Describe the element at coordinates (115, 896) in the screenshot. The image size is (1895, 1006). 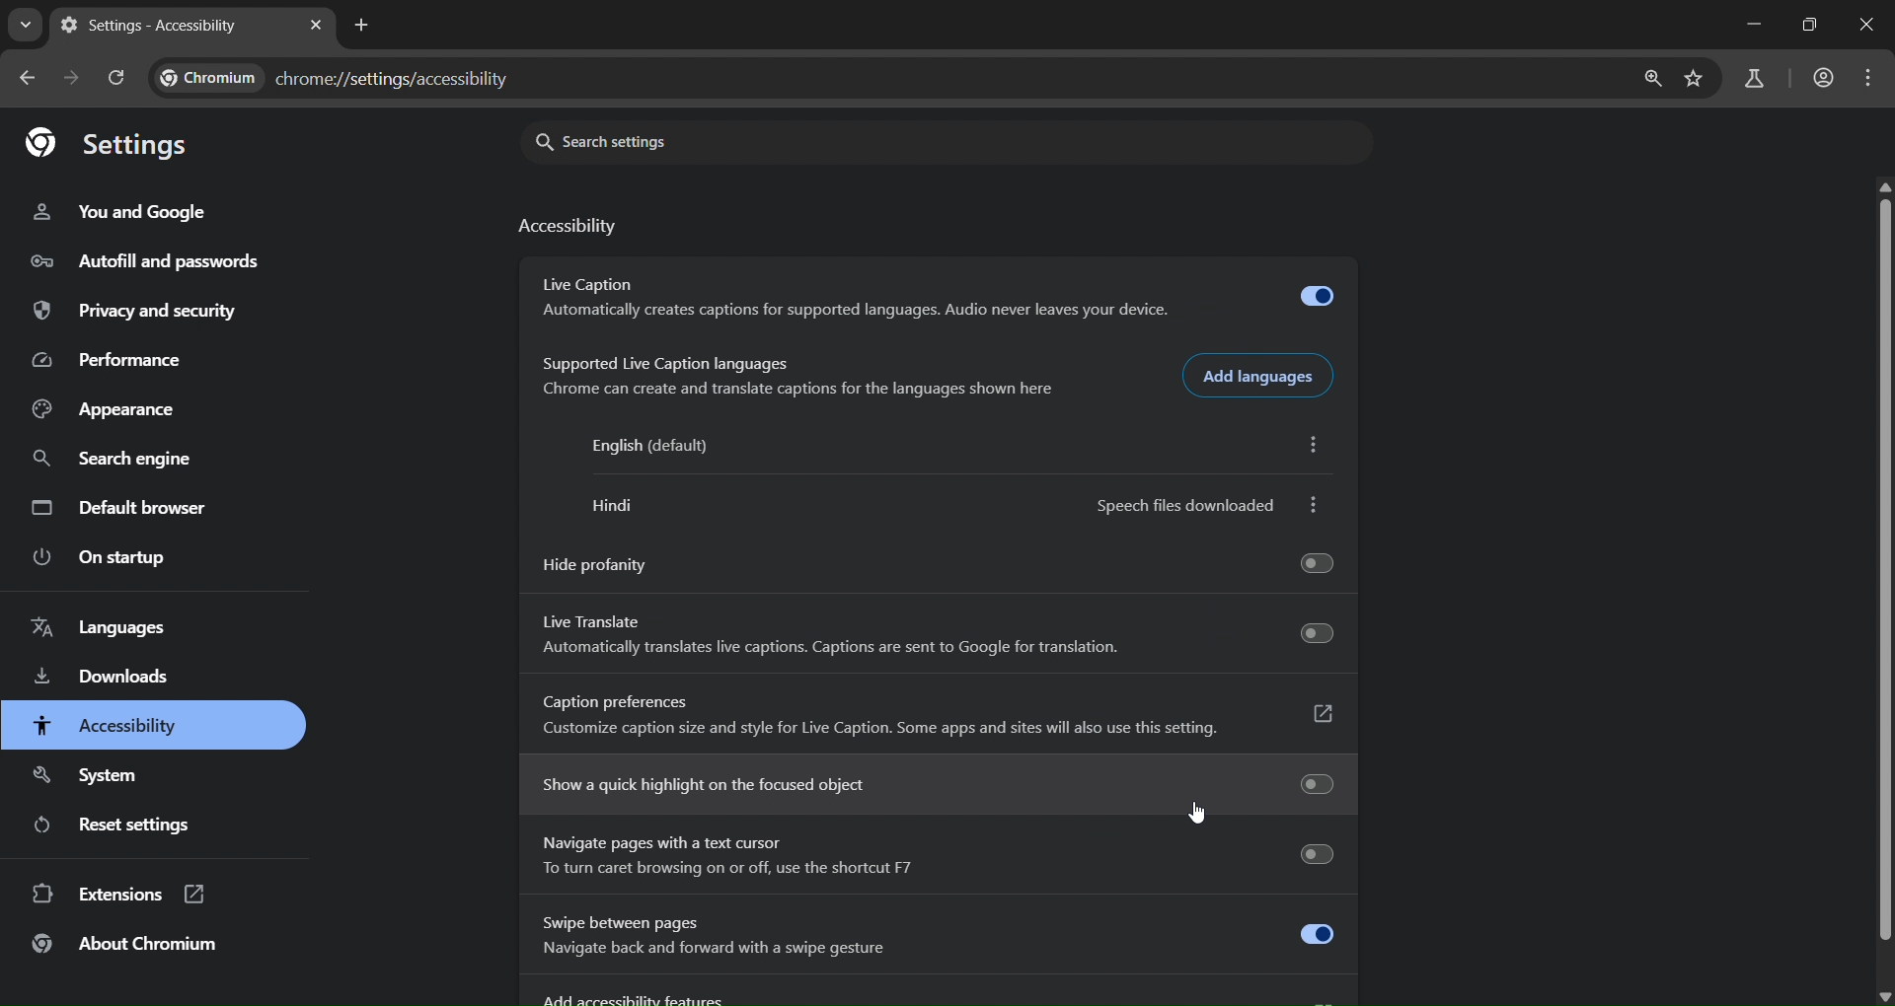
I see `extensions` at that location.